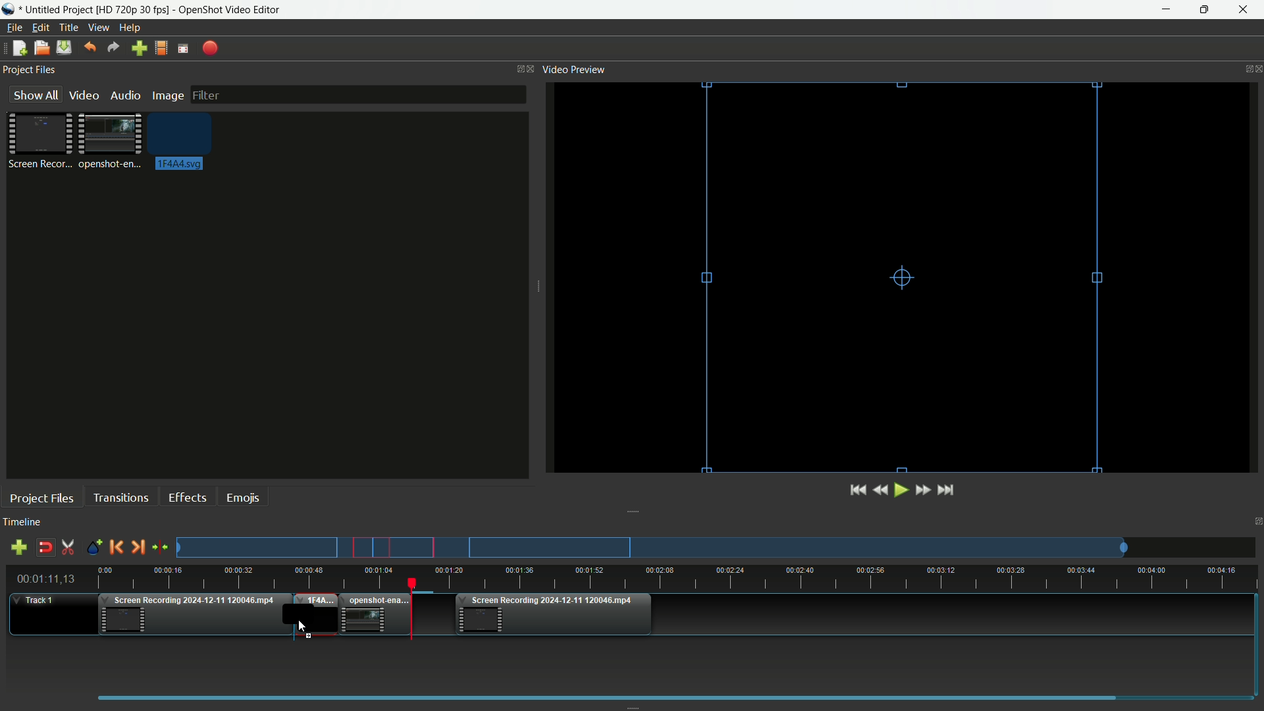 The image size is (1264, 711). What do you see at coordinates (301, 625) in the screenshot?
I see `cursor` at bounding box center [301, 625].